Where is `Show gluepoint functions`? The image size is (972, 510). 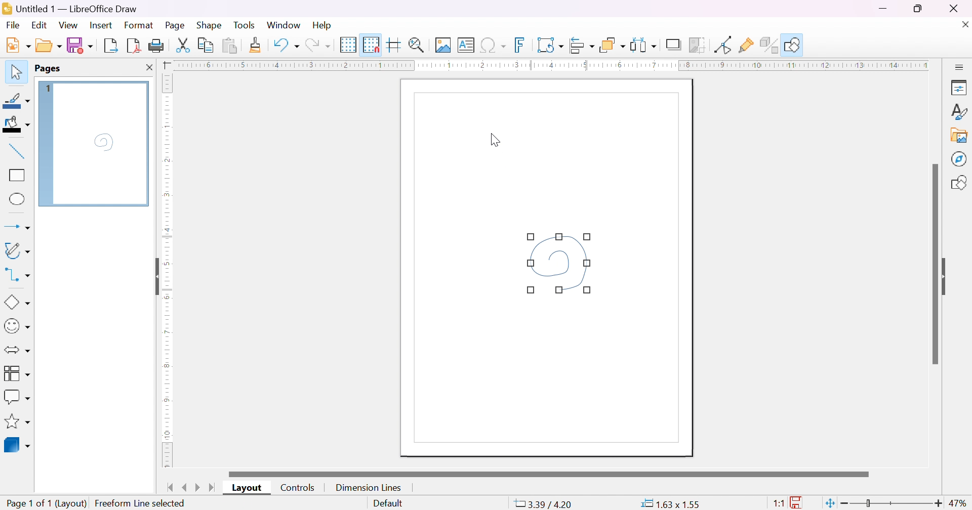 Show gluepoint functions is located at coordinates (746, 45).